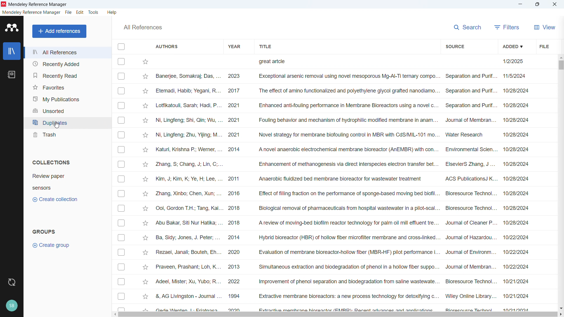 Image resolution: width=564 pixels, height=317 pixels. What do you see at coordinates (4, 4) in the screenshot?
I see `Logo ` at bounding box center [4, 4].